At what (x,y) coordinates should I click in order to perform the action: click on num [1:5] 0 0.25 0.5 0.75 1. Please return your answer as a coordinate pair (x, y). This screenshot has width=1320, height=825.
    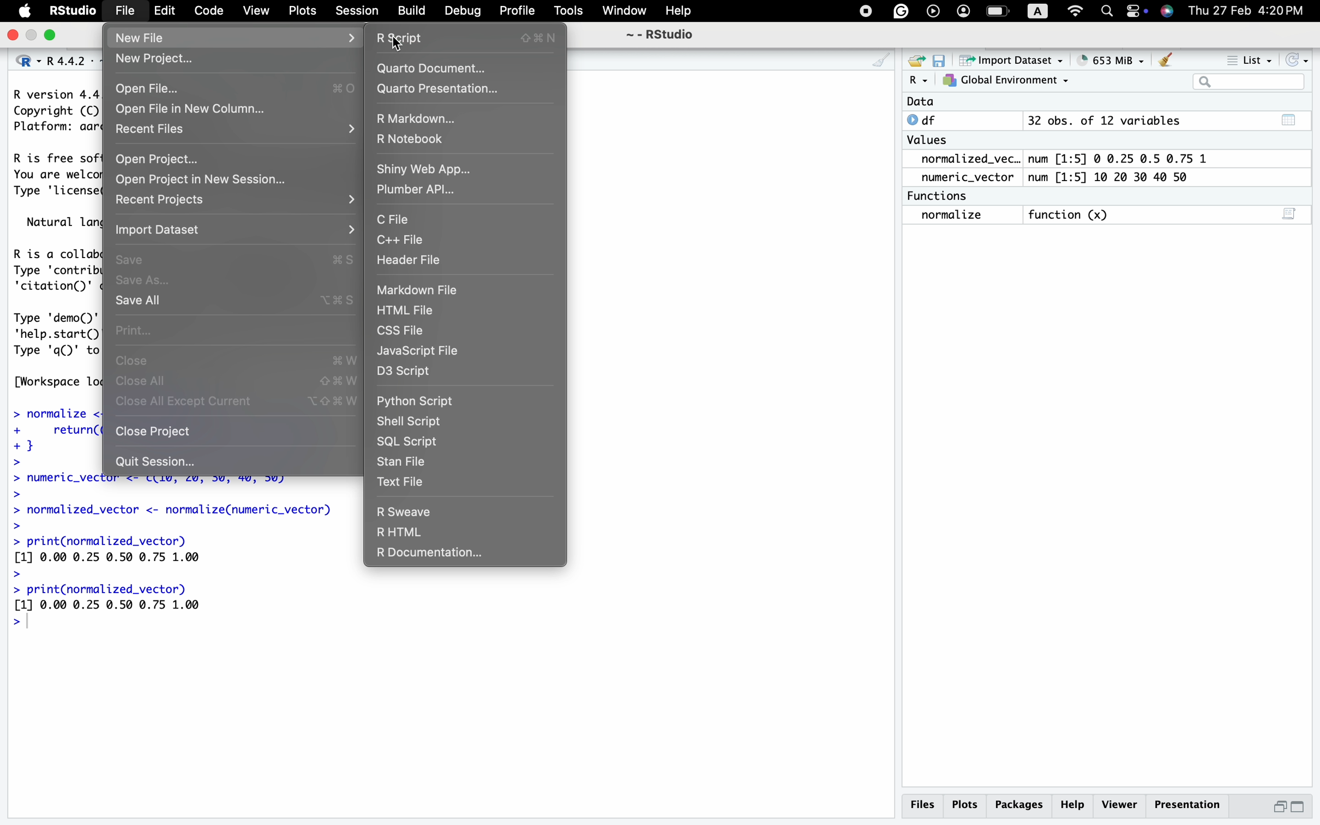
    Looking at the image, I should click on (1121, 159).